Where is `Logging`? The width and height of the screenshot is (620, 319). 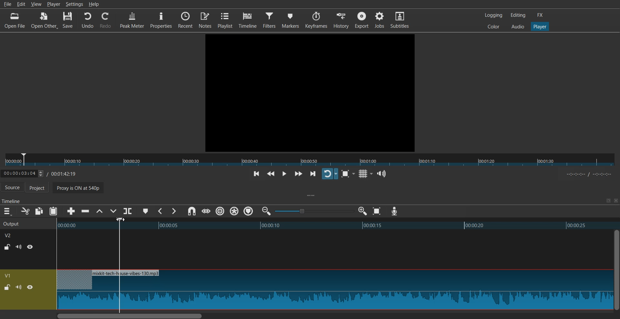 Logging is located at coordinates (494, 15).